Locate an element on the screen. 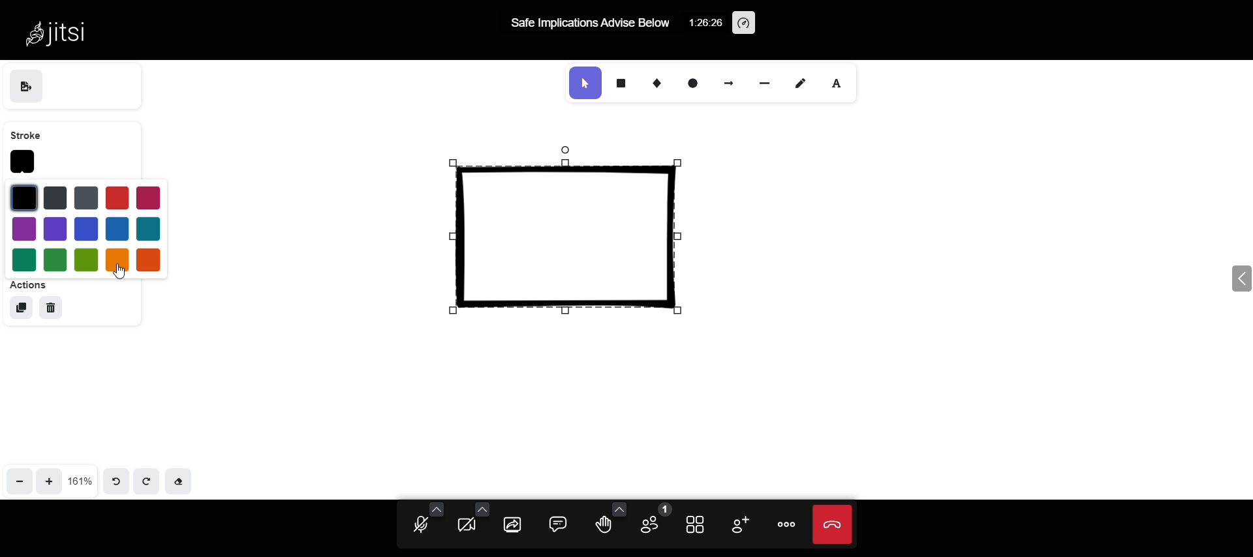  save as image is located at coordinates (24, 85).